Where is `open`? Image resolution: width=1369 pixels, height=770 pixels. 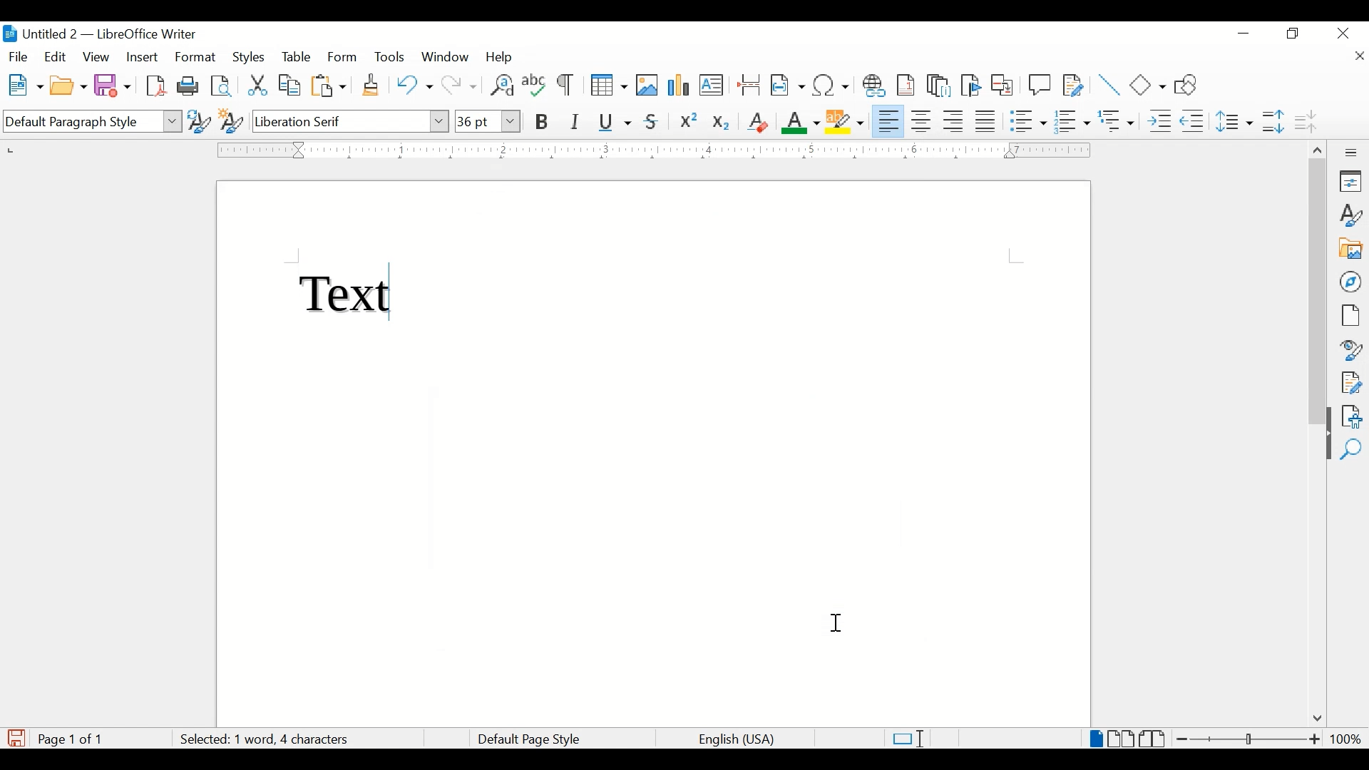 open is located at coordinates (68, 86).